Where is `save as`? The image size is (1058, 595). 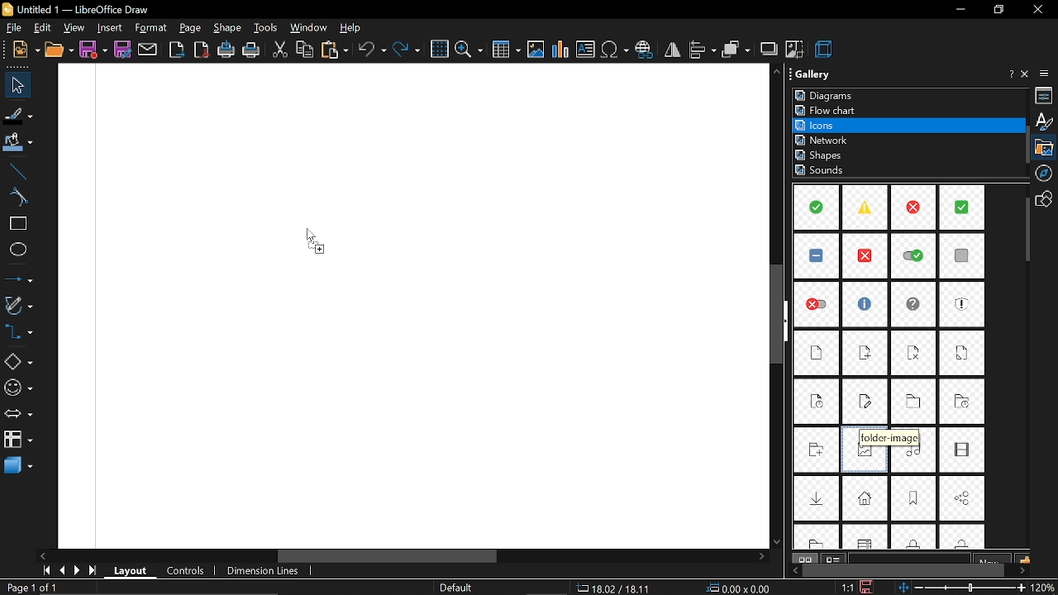
save as is located at coordinates (124, 50).